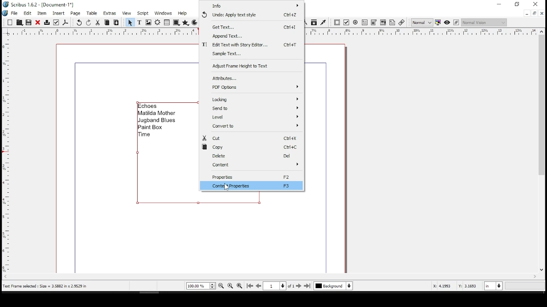  I want to click on table, so click(93, 13).